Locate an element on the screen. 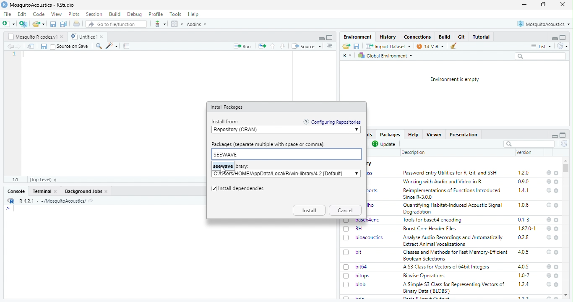 This screenshot has height=302, width=573. Install from: is located at coordinates (226, 122).